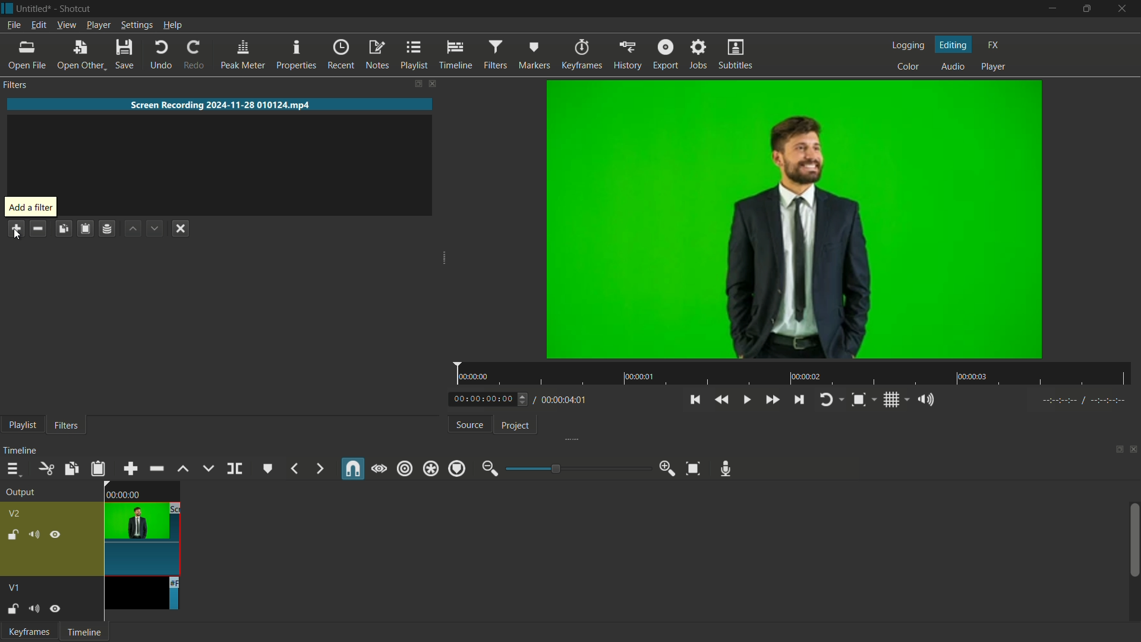 Image resolution: width=1141 pixels, height=642 pixels. What do you see at coordinates (15, 228) in the screenshot?
I see `add filter` at bounding box center [15, 228].